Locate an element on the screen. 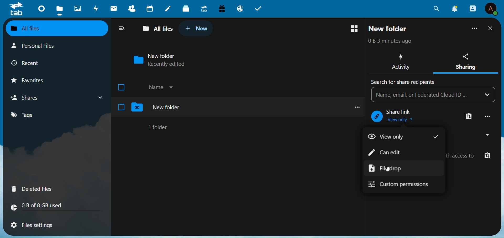 Image resolution: width=504 pixels, height=238 pixels. Favorites is located at coordinates (33, 79).